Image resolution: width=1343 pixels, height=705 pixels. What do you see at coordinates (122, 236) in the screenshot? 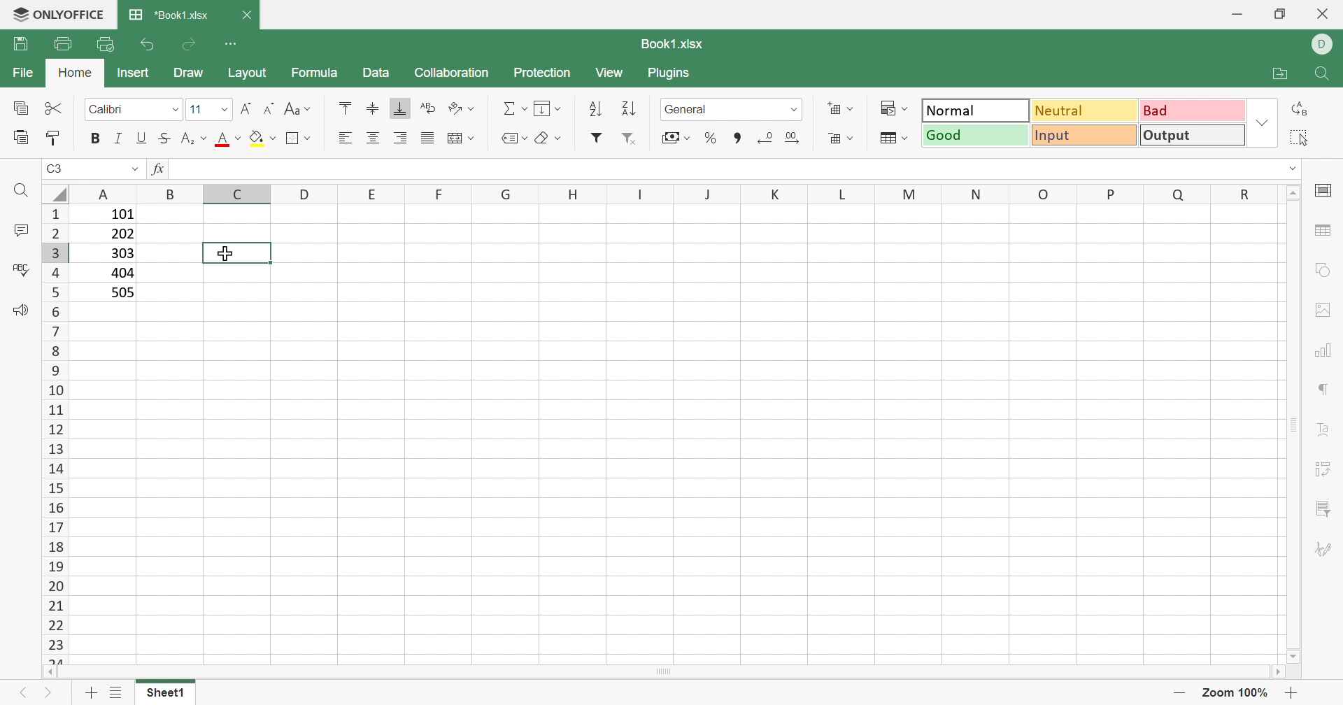
I see `202` at bounding box center [122, 236].